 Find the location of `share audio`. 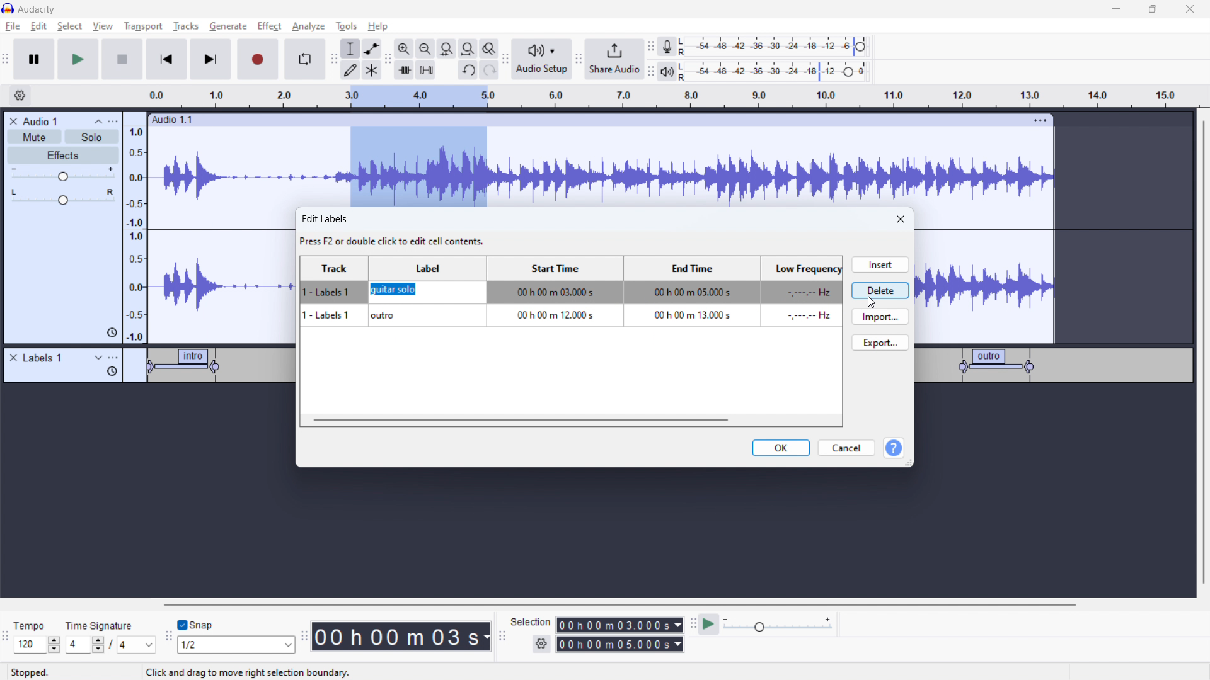

share audio is located at coordinates (613, 59).